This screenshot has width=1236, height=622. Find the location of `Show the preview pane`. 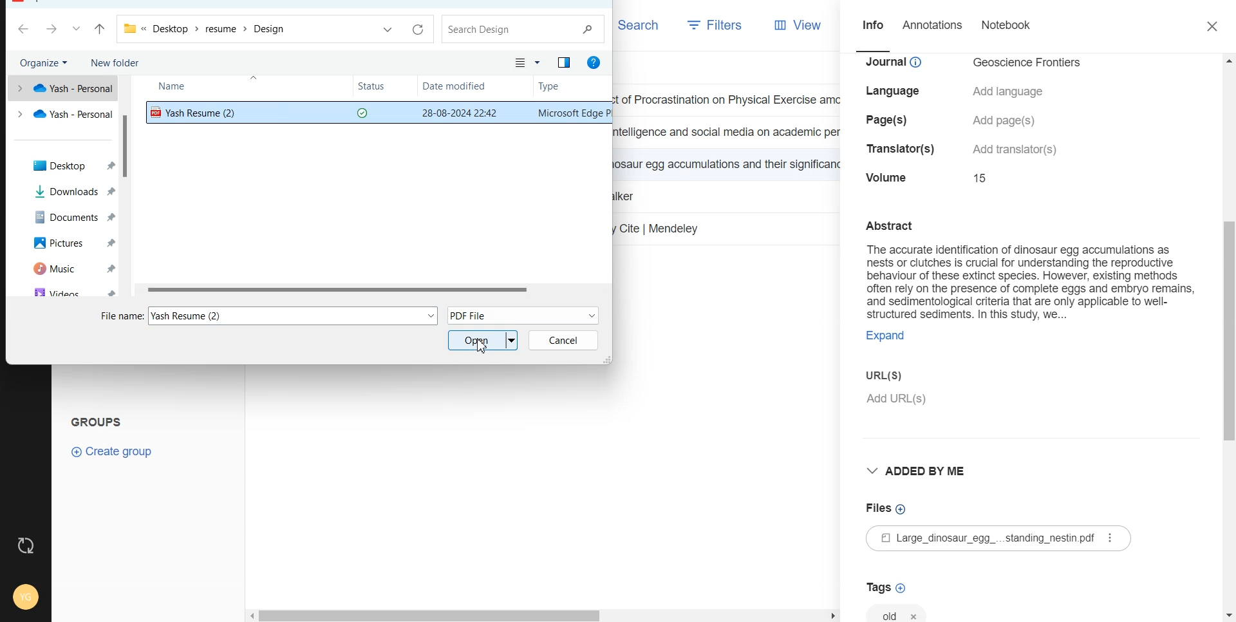

Show the preview pane is located at coordinates (564, 62).